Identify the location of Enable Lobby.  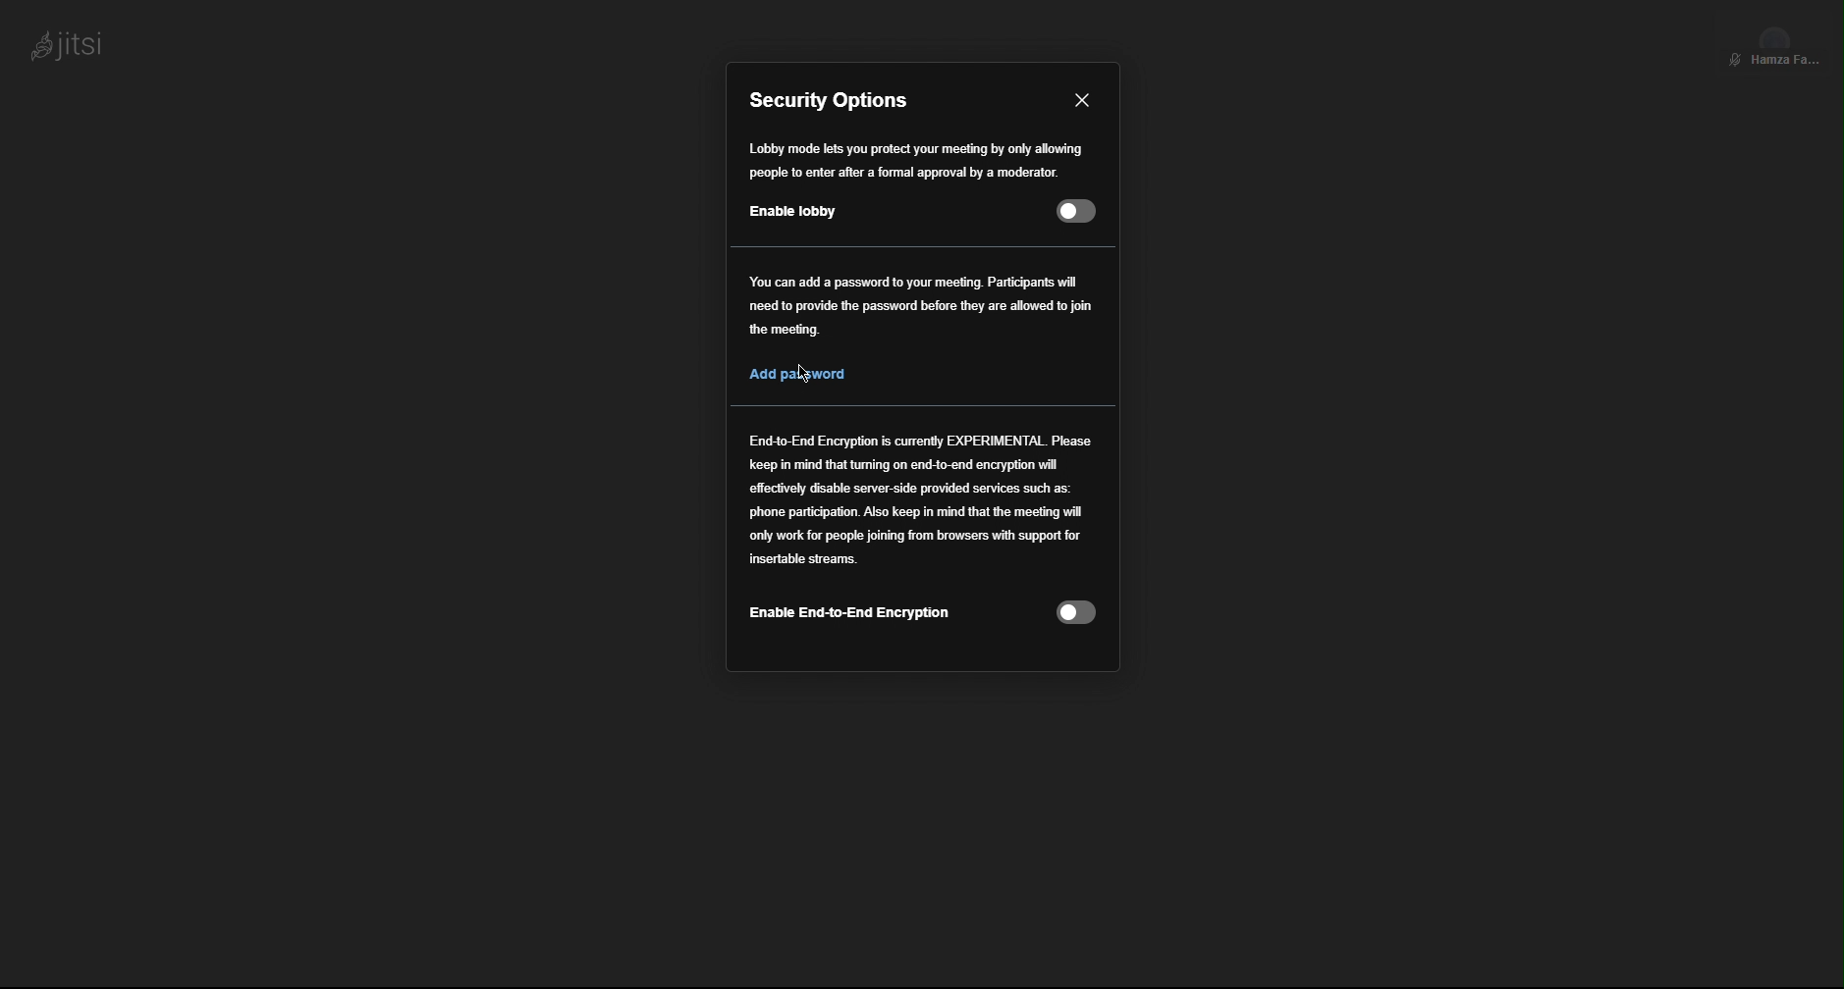
(916, 211).